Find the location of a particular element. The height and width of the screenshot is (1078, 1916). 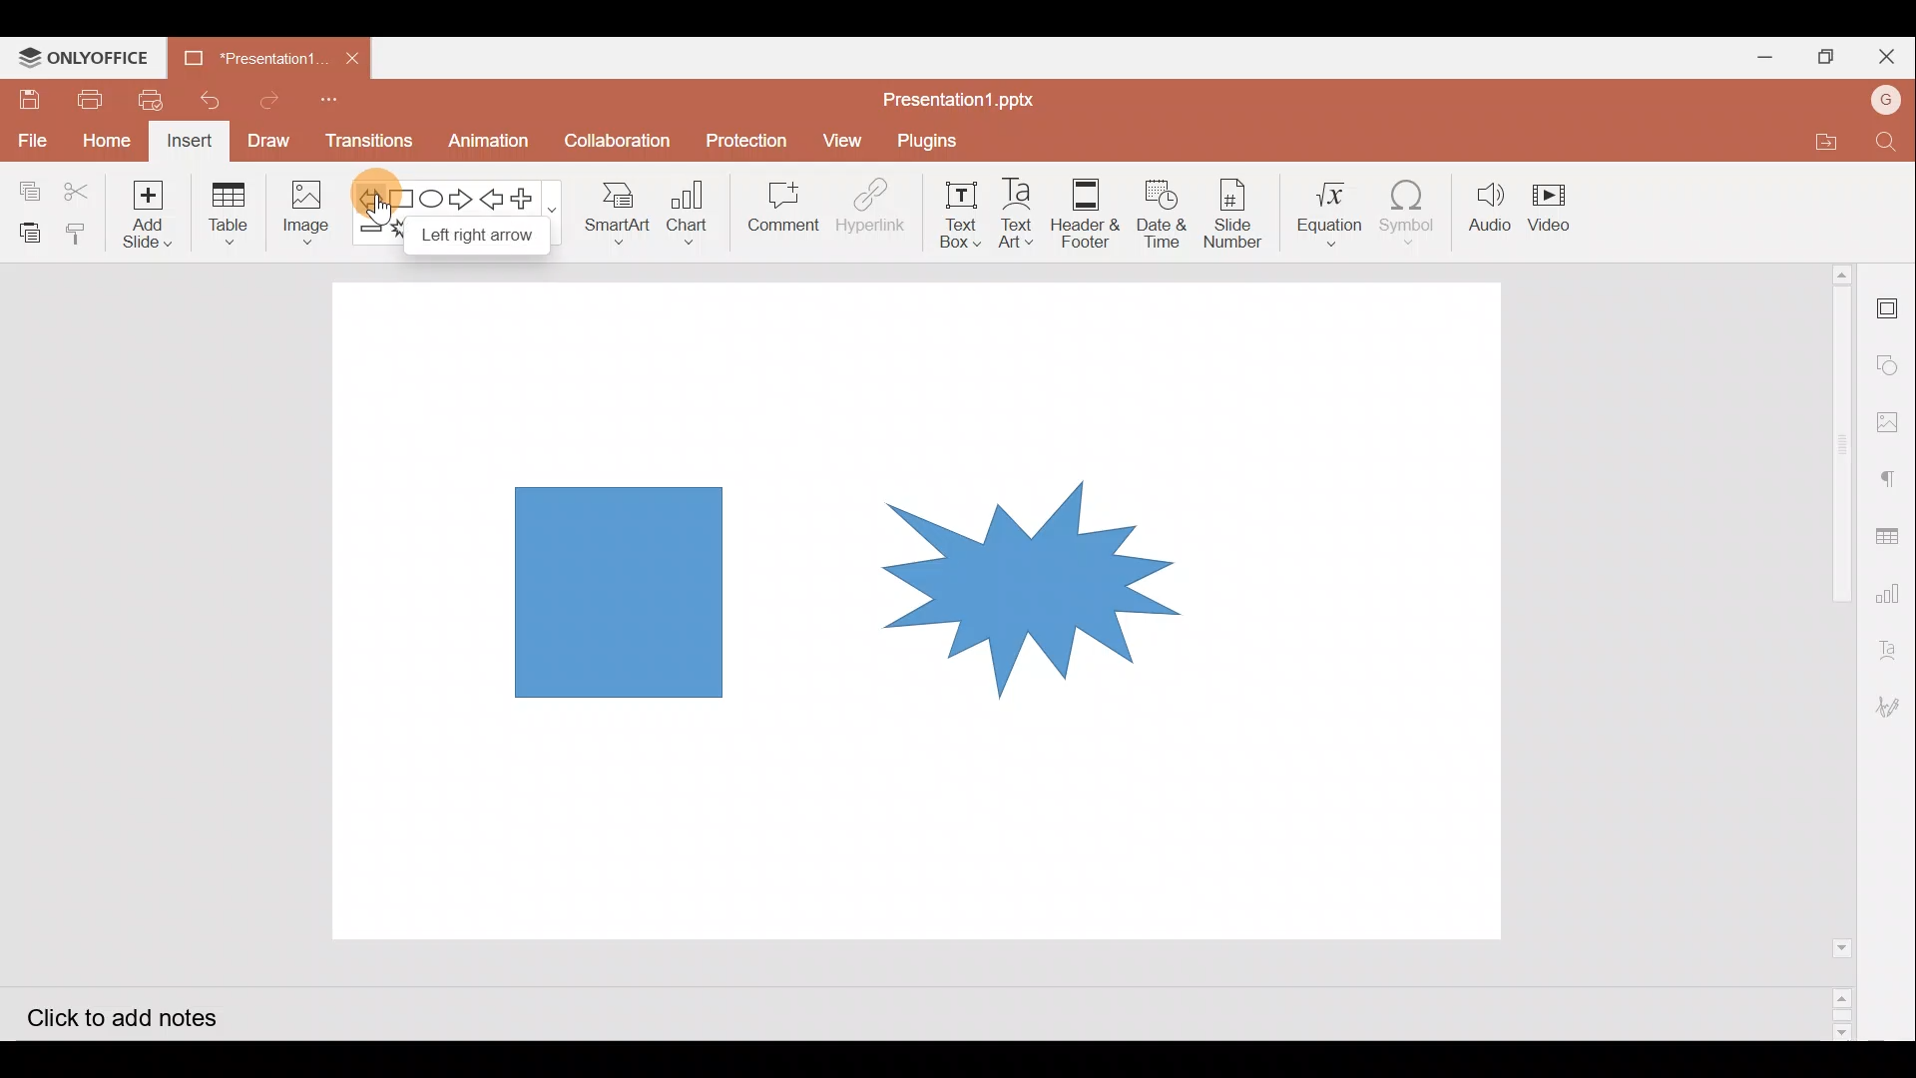

Left arrow is located at coordinates (496, 199).